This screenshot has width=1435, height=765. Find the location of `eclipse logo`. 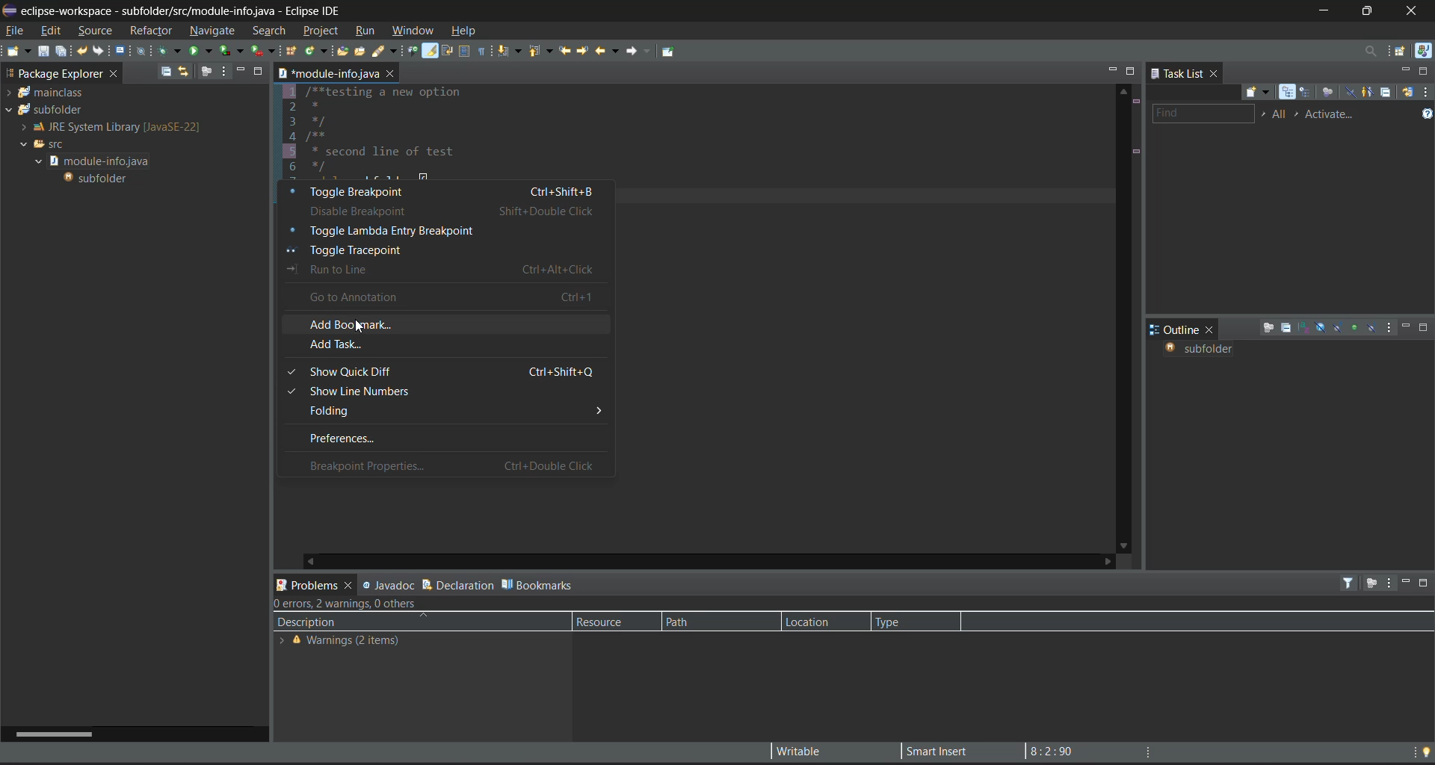

eclipse logo is located at coordinates (8, 9).